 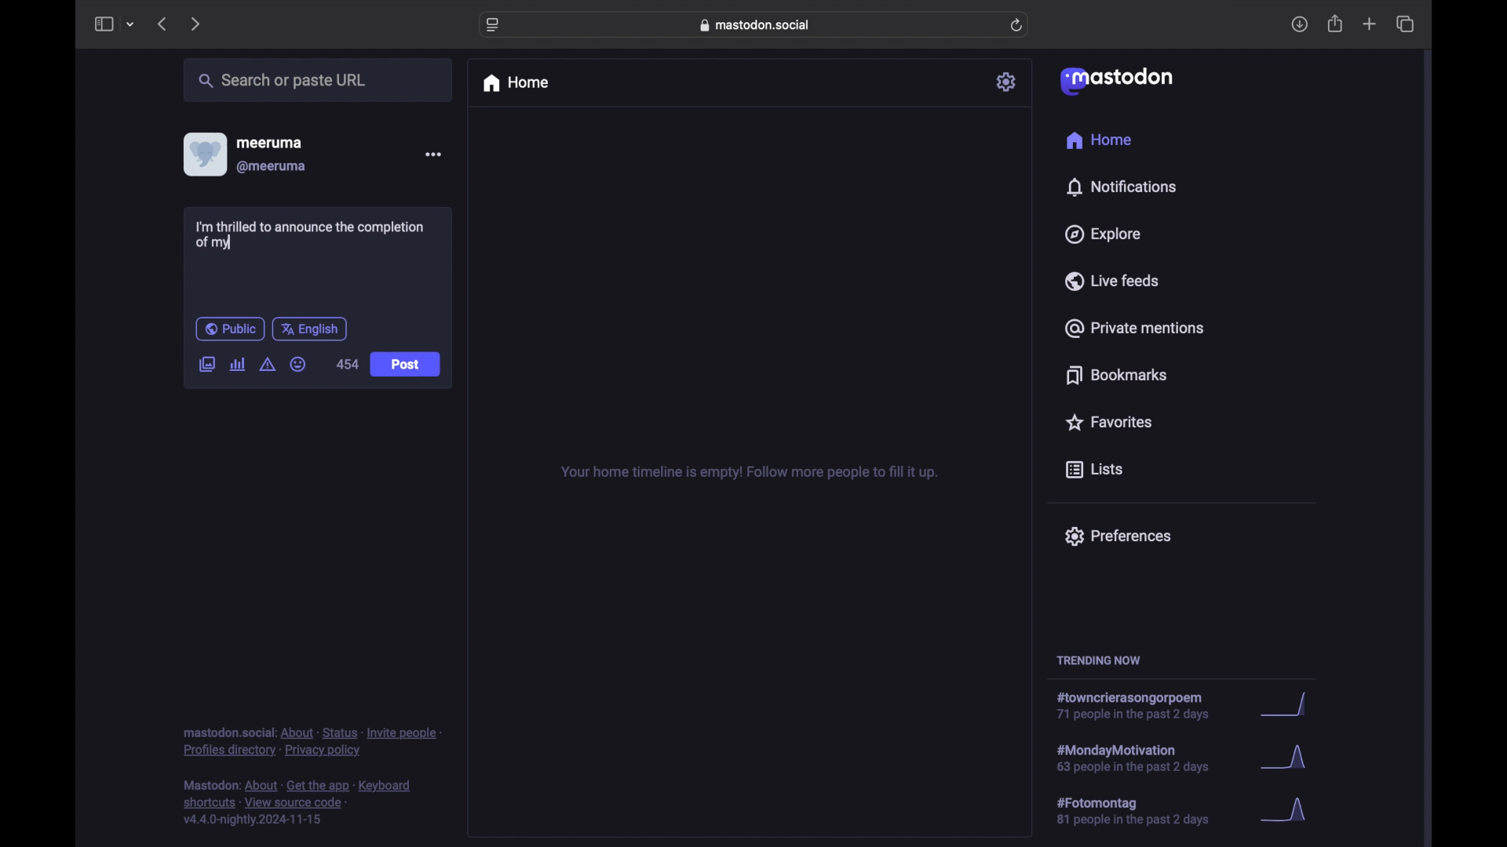 I want to click on graph, so click(x=1290, y=705).